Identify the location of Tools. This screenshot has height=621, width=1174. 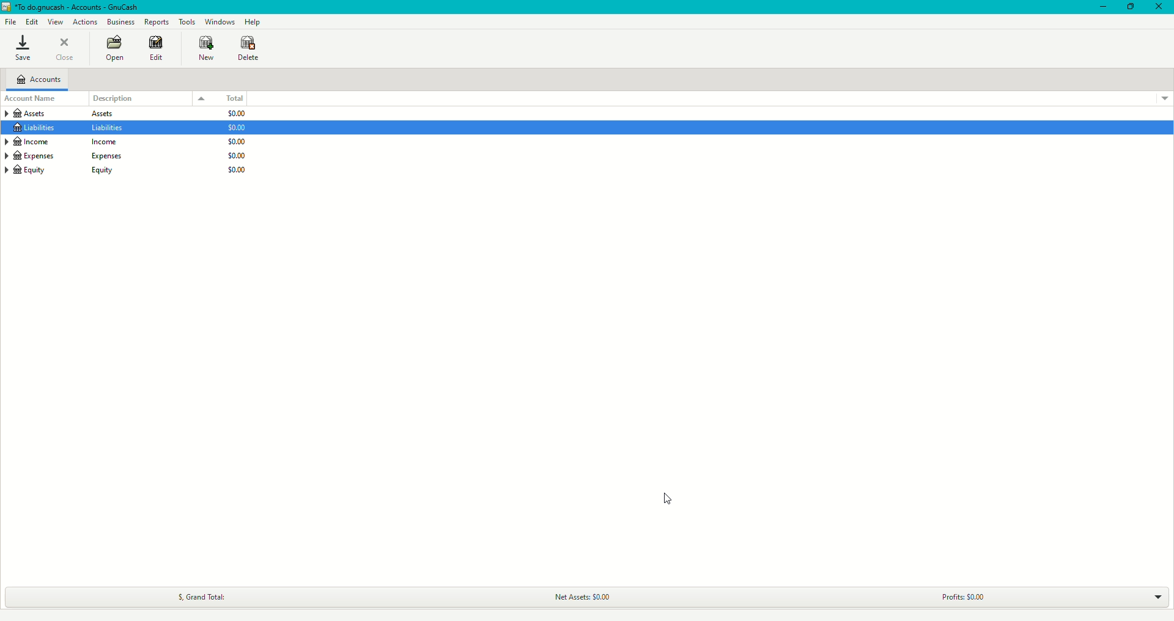
(188, 21).